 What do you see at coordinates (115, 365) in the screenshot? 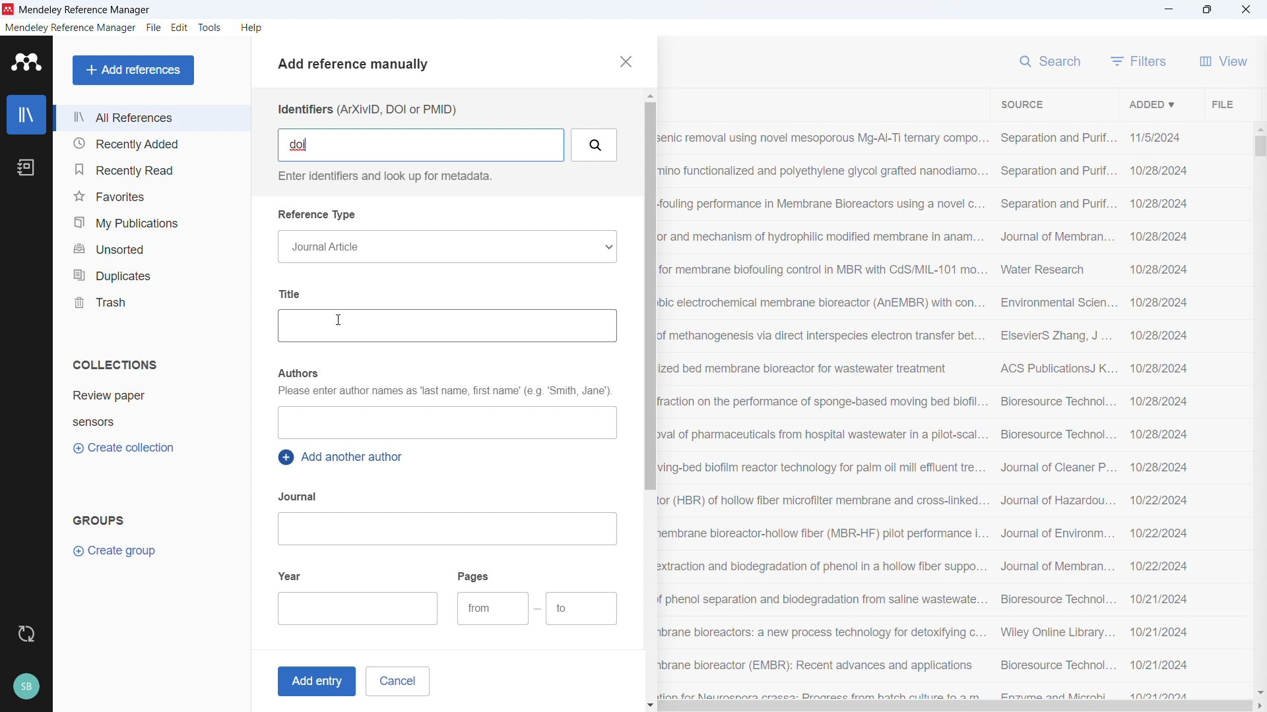
I see `Collections ` at bounding box center [115, 365].